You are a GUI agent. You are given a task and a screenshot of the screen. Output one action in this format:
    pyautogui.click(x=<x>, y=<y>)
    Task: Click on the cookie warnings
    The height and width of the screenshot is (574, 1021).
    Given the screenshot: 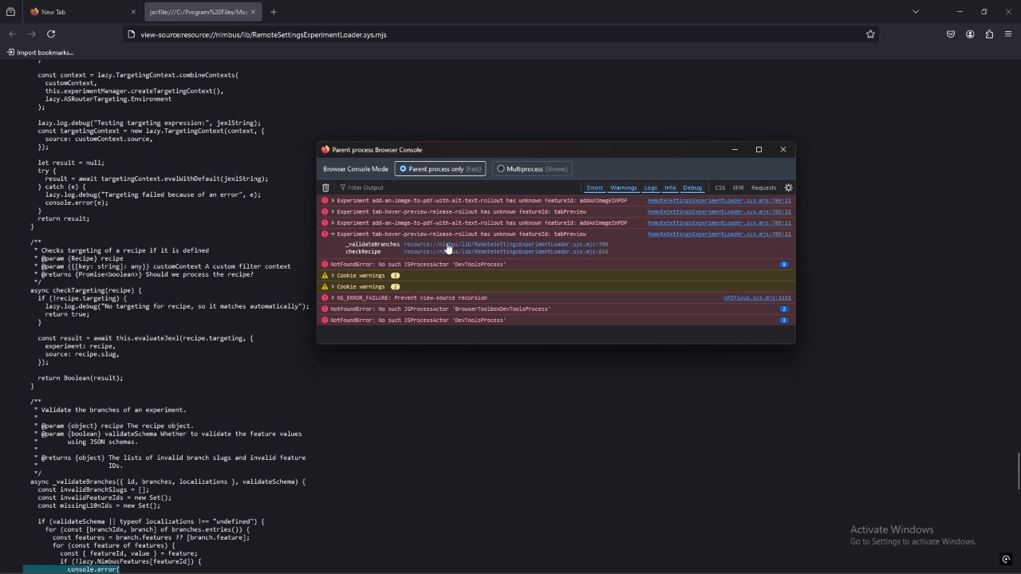 What is the action you would take?
    pyautogui.click(x=468, y=276)
    